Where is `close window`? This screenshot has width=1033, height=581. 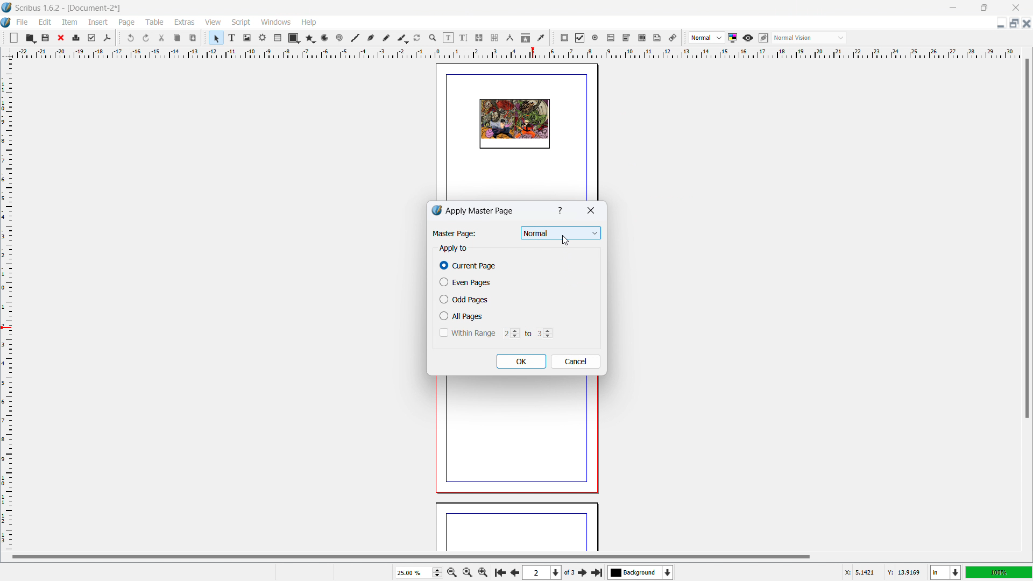
close window is located at coordinates (1015, 7).